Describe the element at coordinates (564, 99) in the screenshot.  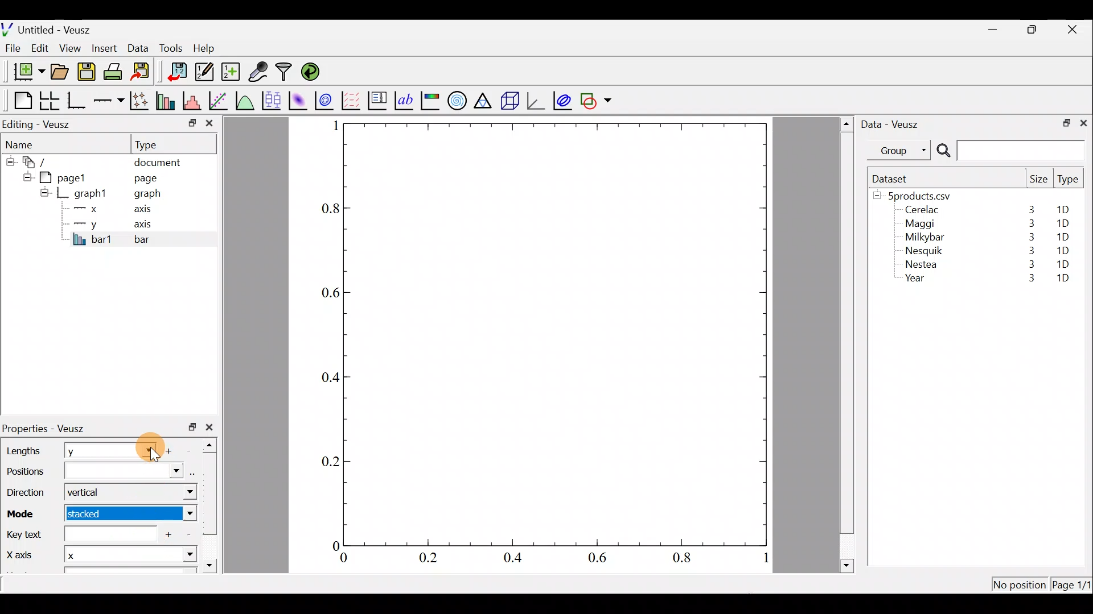
I see `plot covariance ellipses` at that location.